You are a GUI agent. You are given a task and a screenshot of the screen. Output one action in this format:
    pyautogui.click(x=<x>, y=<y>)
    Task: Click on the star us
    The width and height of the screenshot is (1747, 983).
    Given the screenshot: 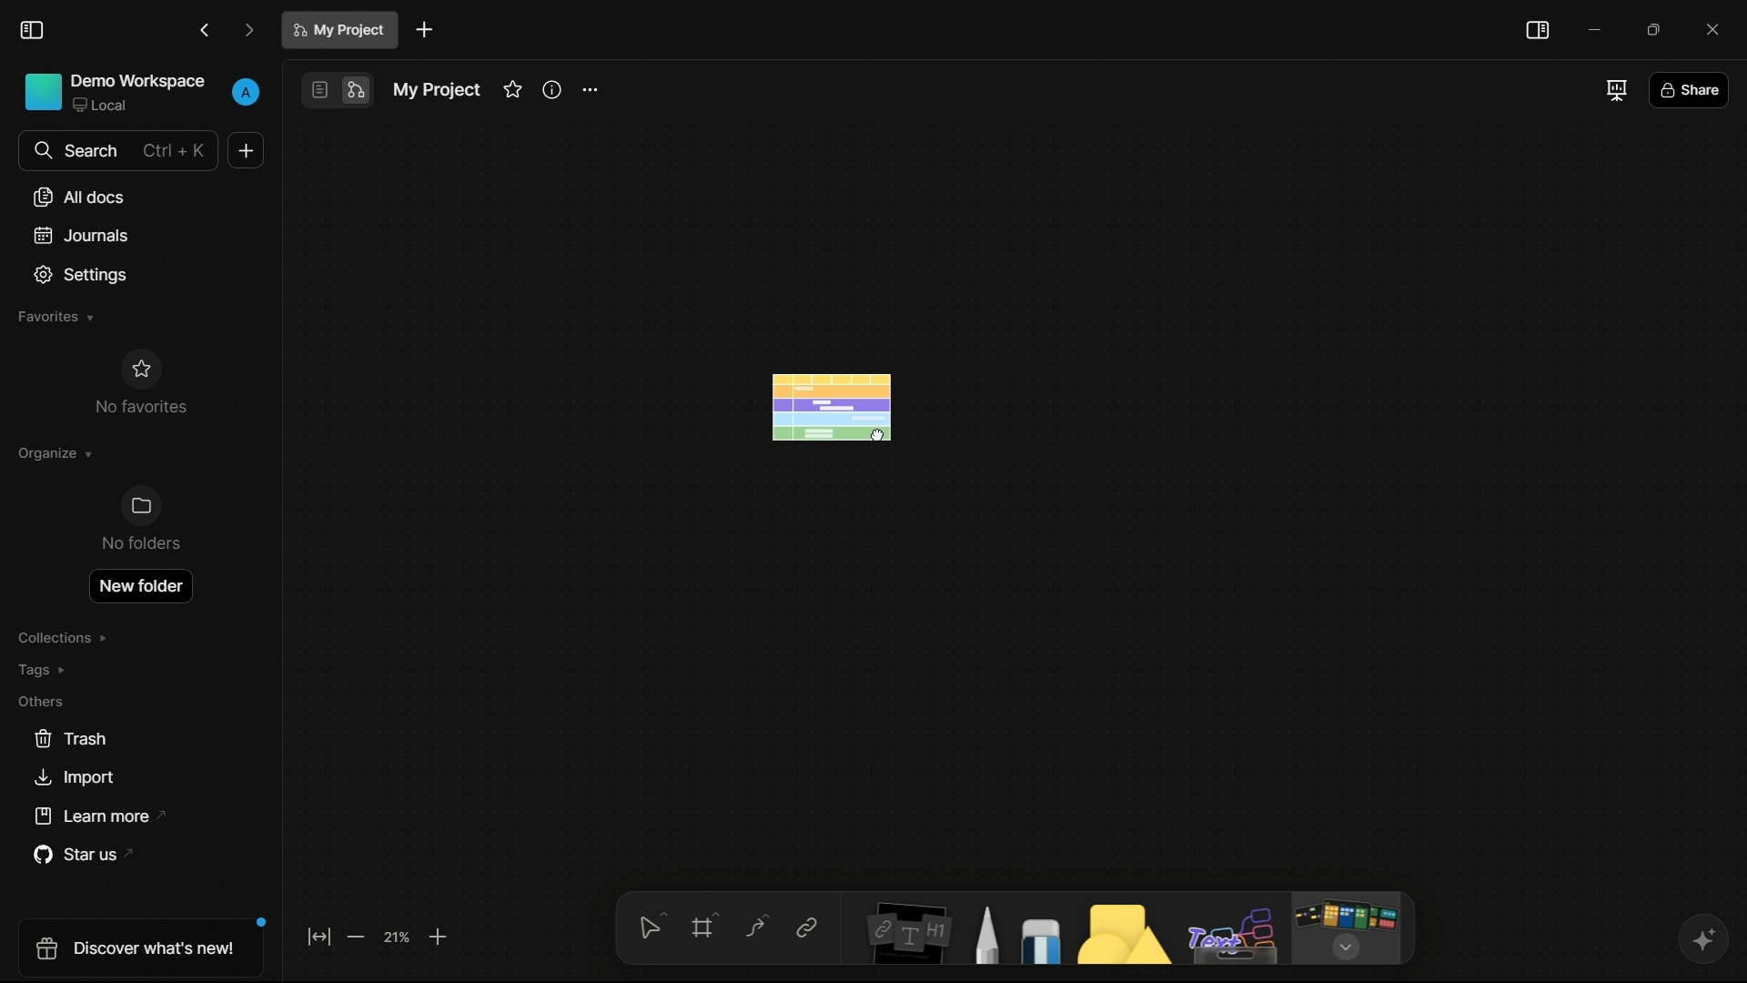 What is the action you would take?
    pyautogui.click(x=77, y=855)
    